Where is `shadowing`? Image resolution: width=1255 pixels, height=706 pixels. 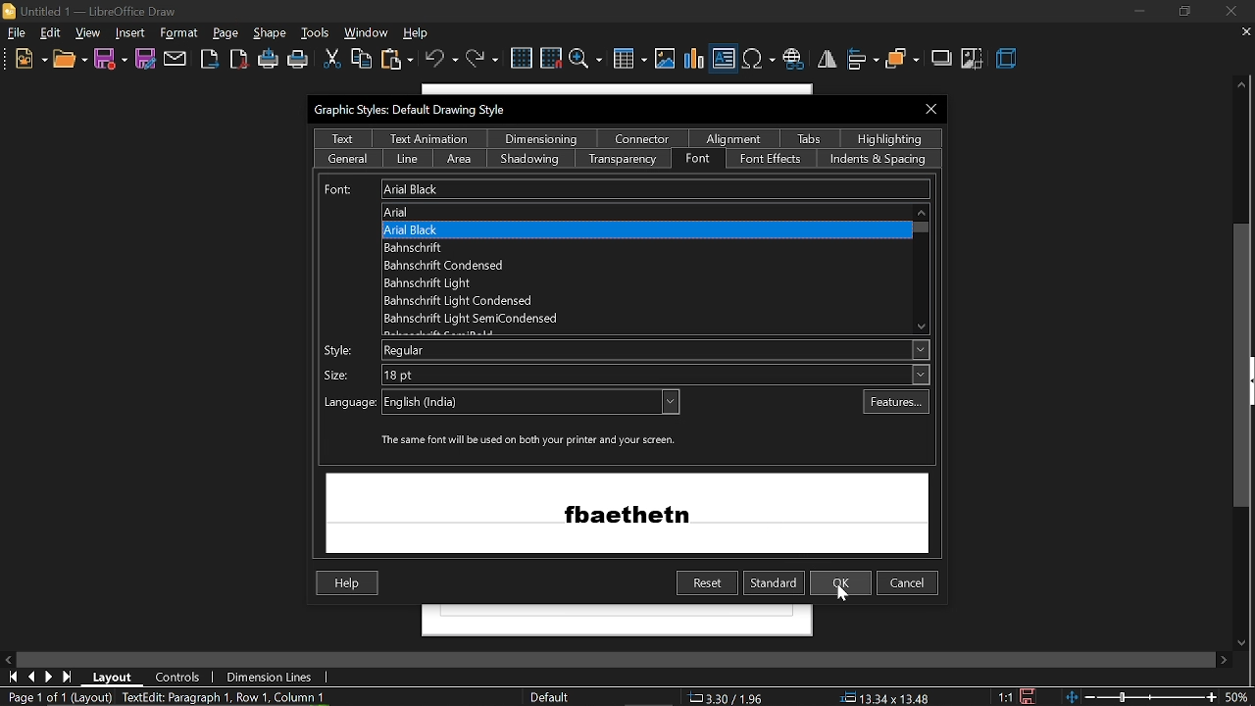
shadowing is located at coordinates (530, 158).